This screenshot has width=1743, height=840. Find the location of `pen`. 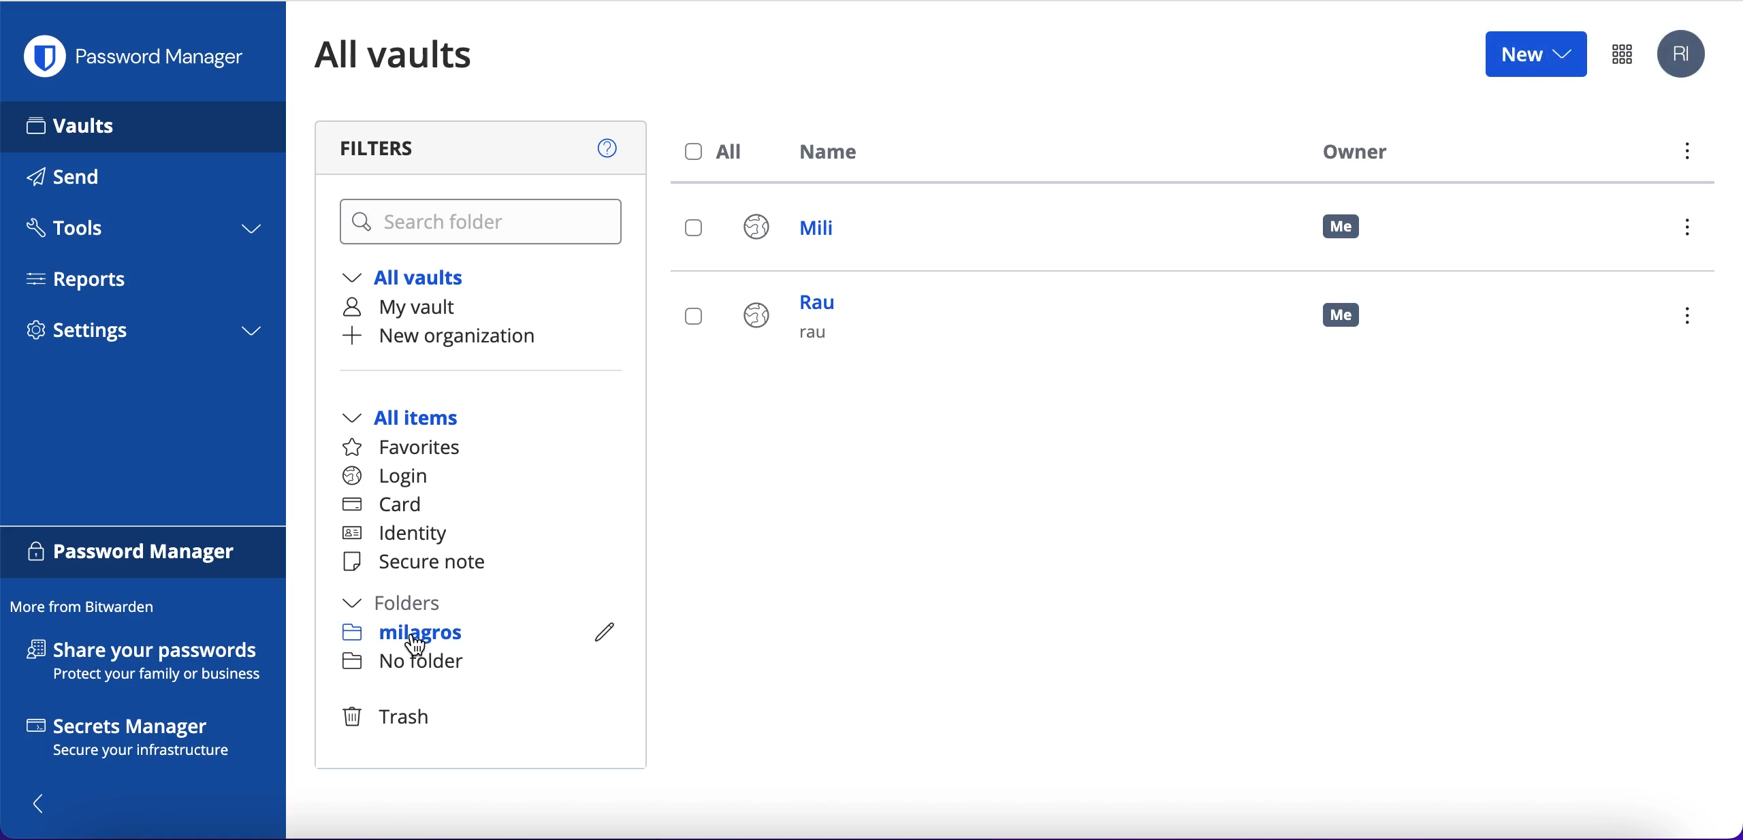

pen is located at coordinates (601, 630).